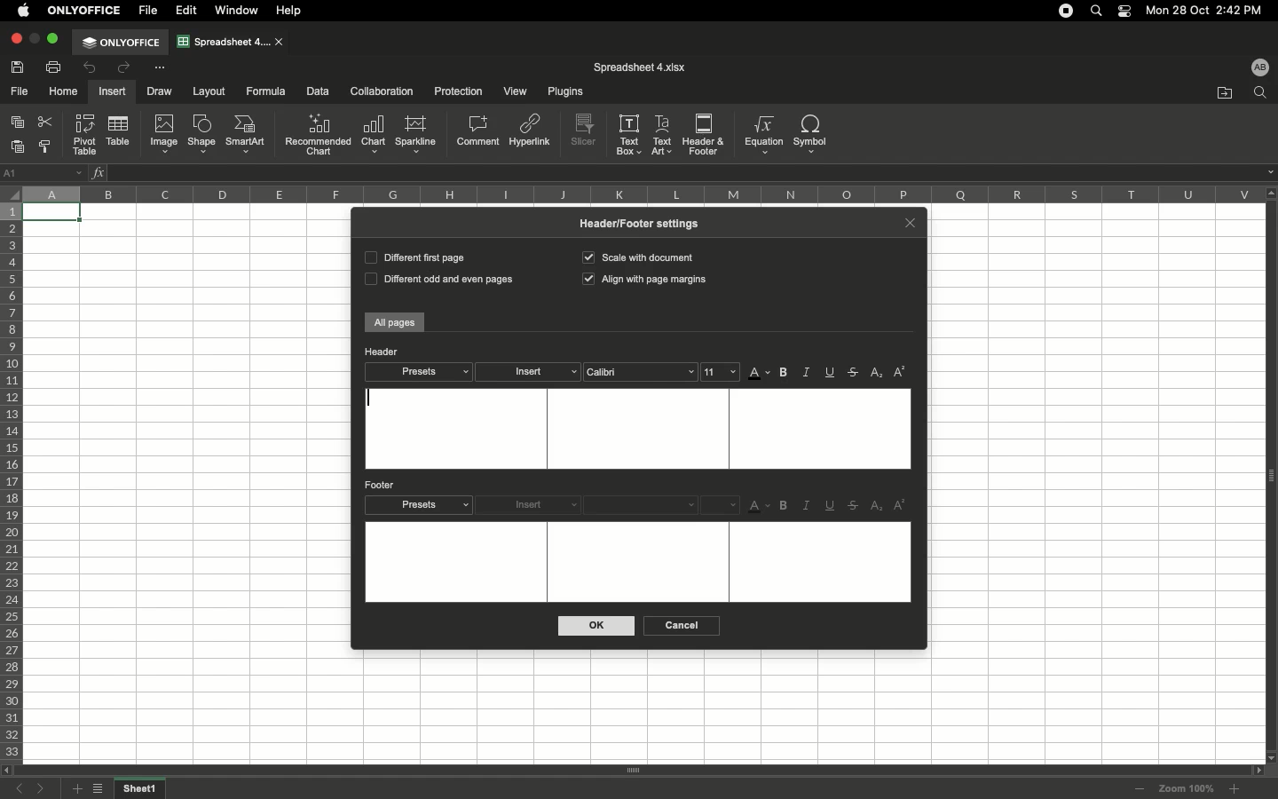  What do you see at coordinates (142, 789) in the screenshot?
I see `Sheet name` at bounding box center [142, 789].